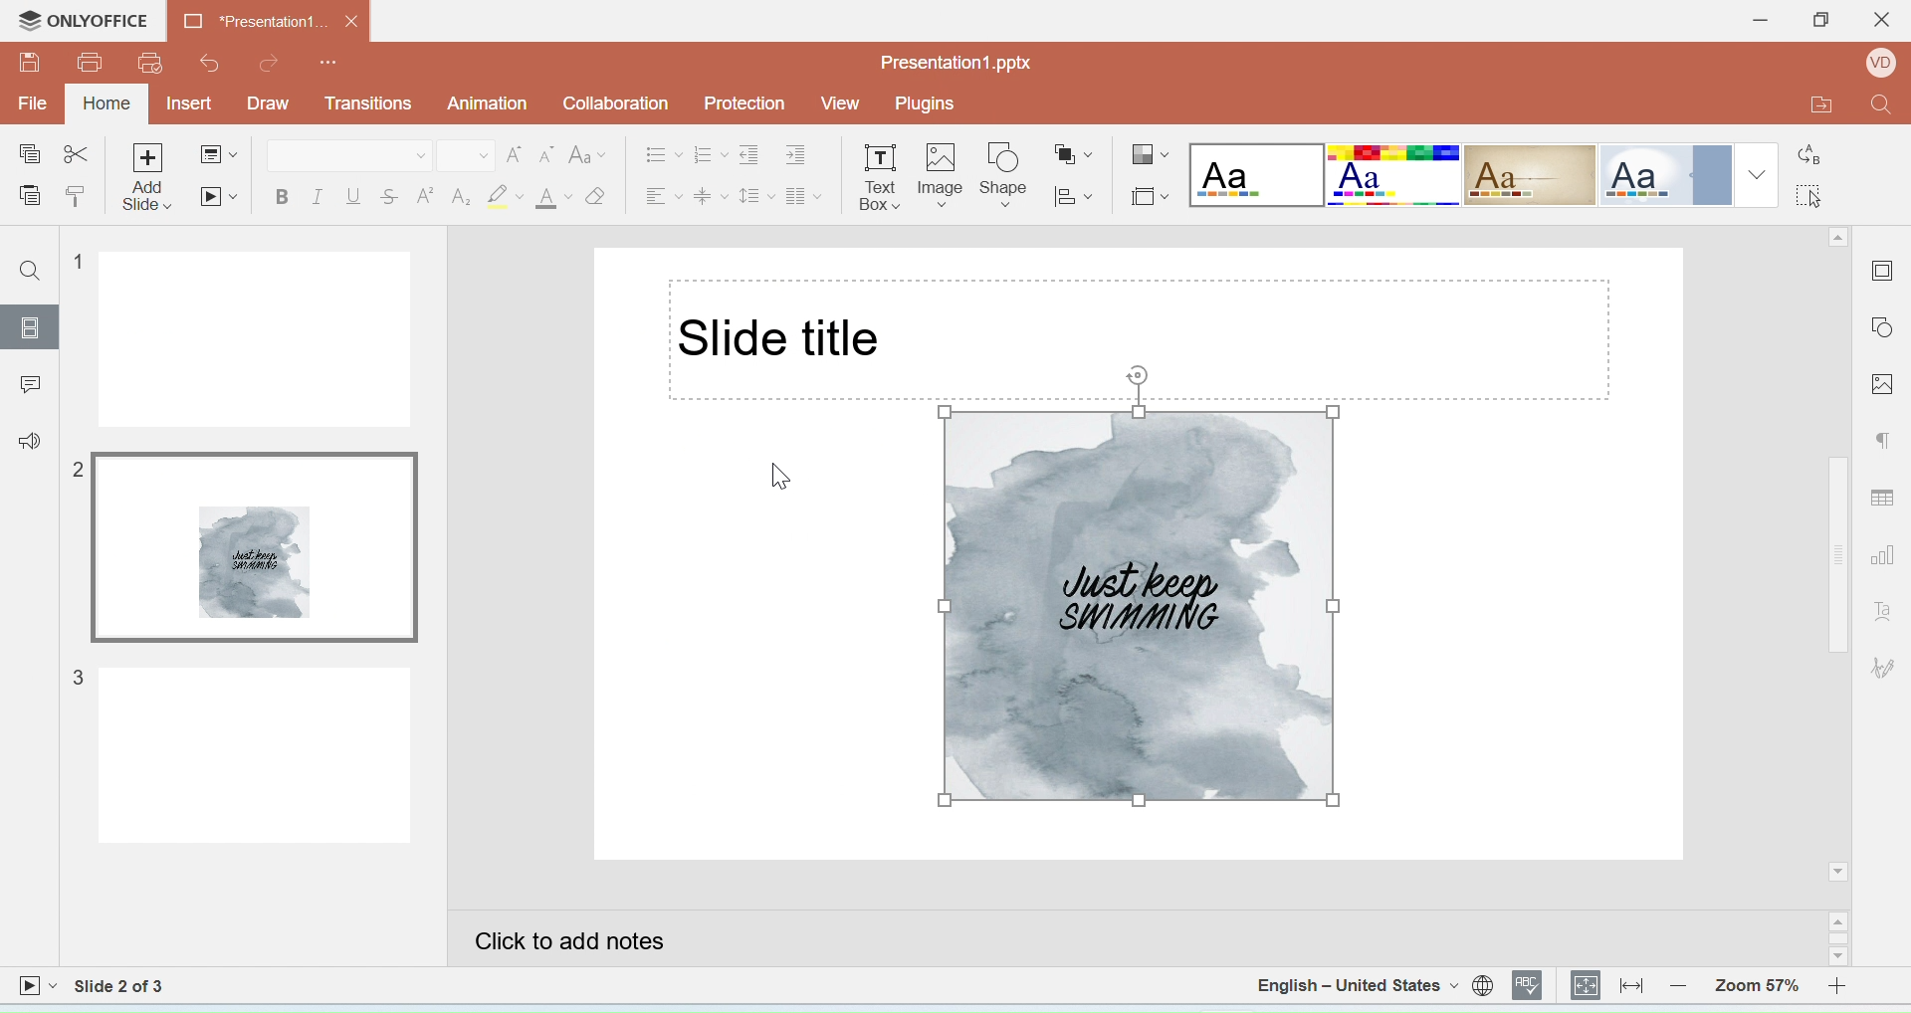  I want to click on slide3, so click(232, 754).